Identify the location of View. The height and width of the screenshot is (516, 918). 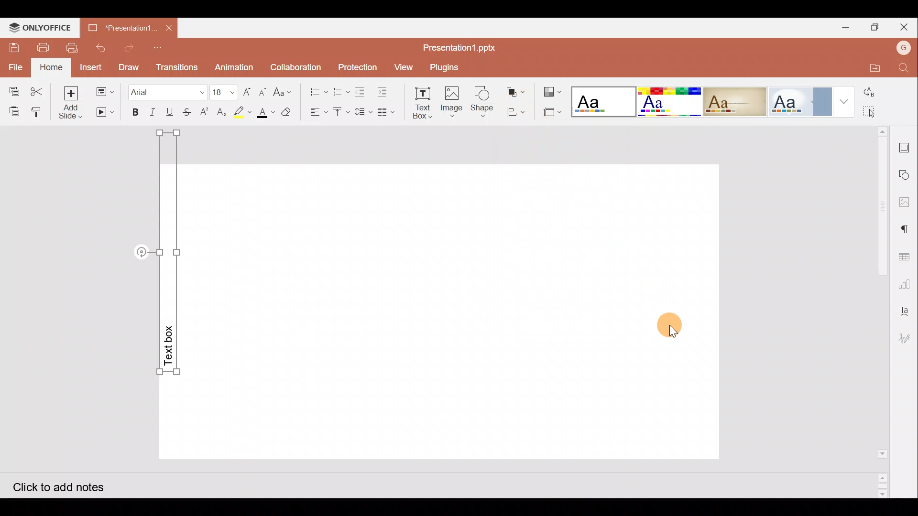
(403, 66).